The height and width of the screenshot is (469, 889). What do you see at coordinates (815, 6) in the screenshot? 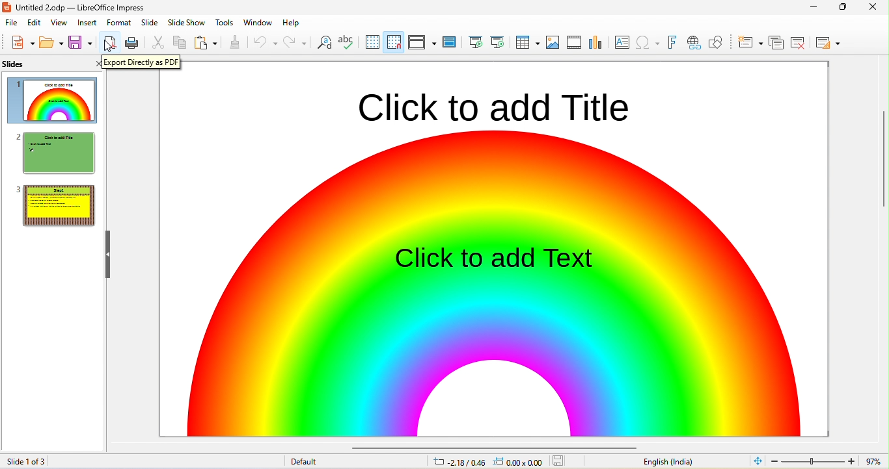
I see `minimize` at bounding box center [815, 6].